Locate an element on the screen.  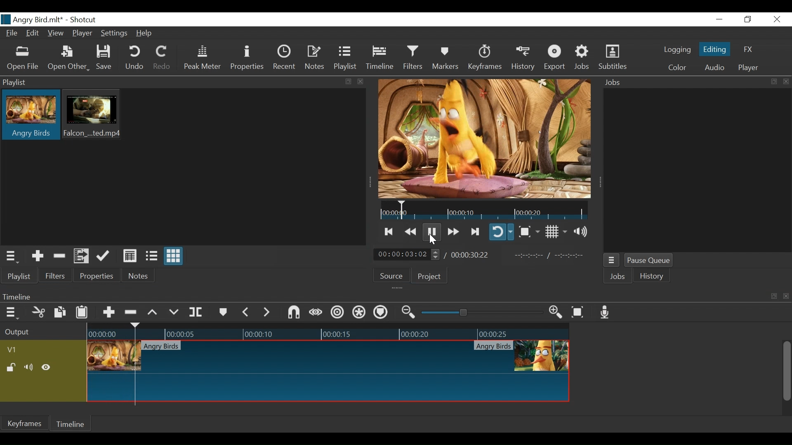
Video track name is located at coordinates (18, 350).